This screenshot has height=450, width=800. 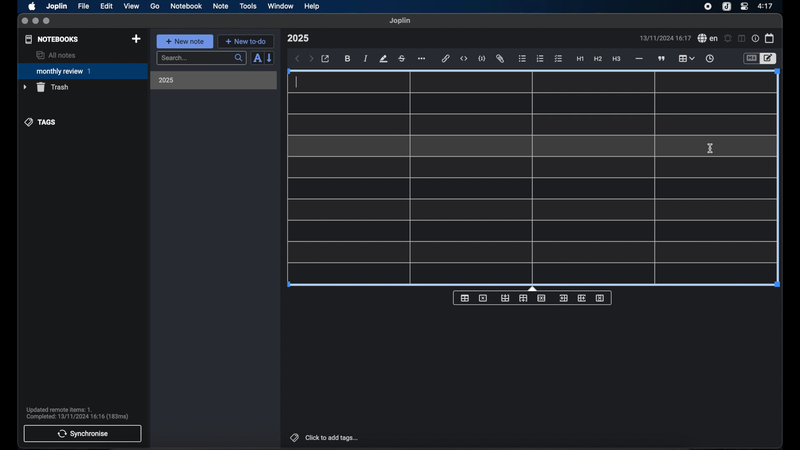 What do you see at coordinates (82, 70) in the screenshot?
I see `monthly review` at bounding box center [82, 70].